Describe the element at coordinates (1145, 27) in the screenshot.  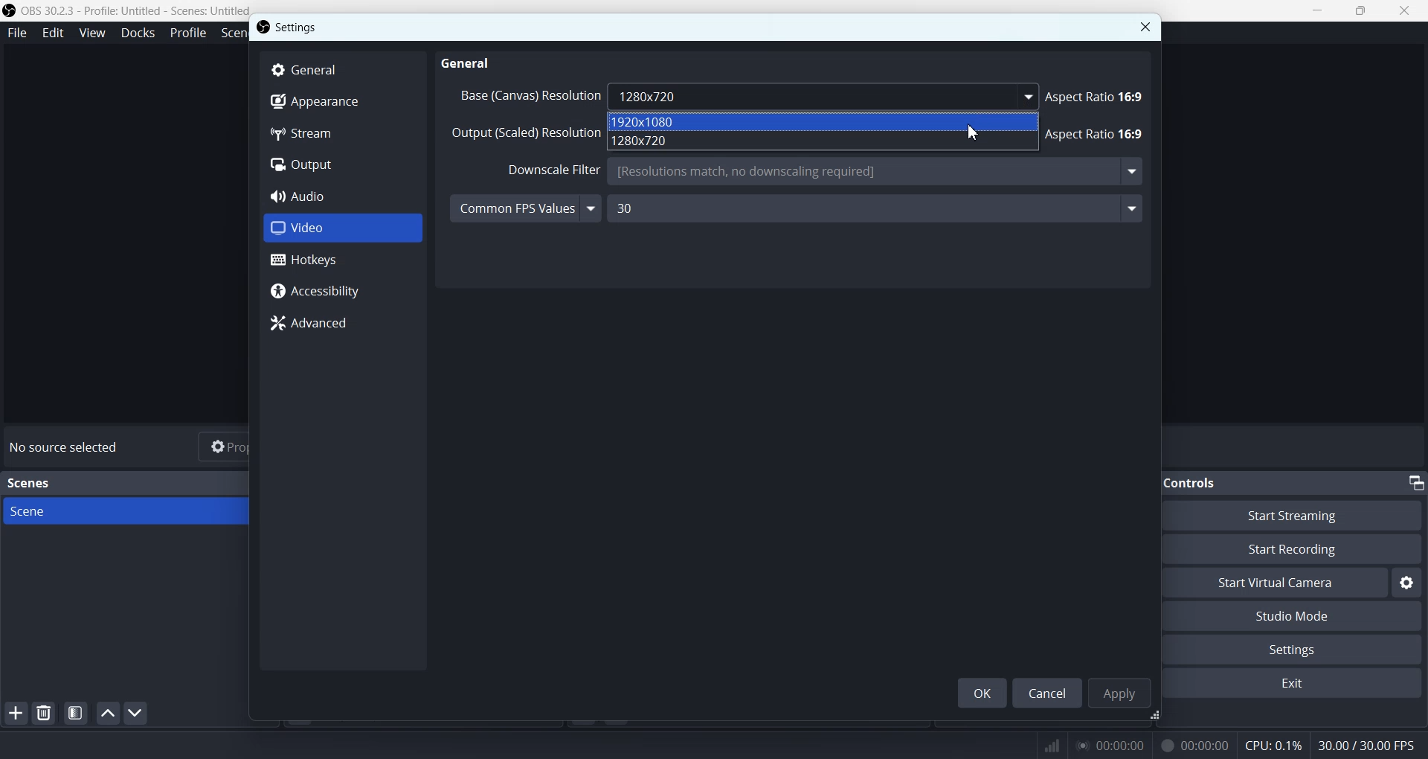
I see `Close` at that location.